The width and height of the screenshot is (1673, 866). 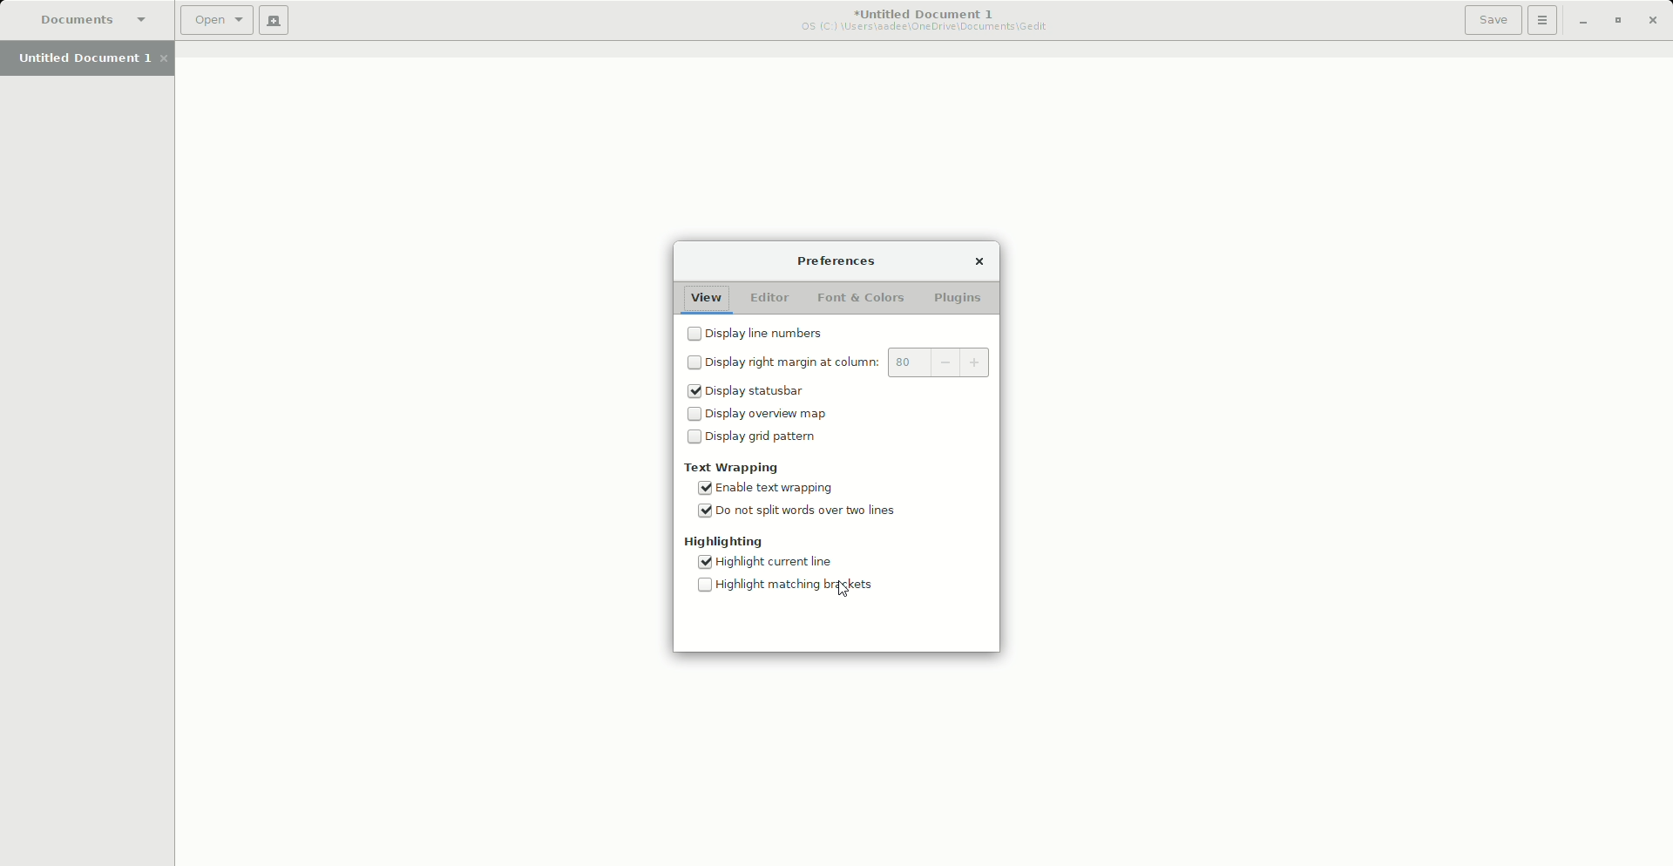 What do you see at coordinates (976, 260) in the screenshot?
I see `Close` at bounding box center [976, 260].